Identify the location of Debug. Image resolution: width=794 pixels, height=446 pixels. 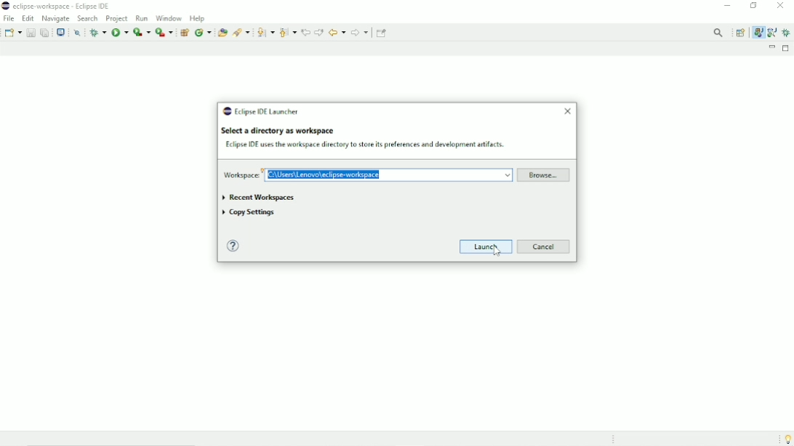
(787, 33).